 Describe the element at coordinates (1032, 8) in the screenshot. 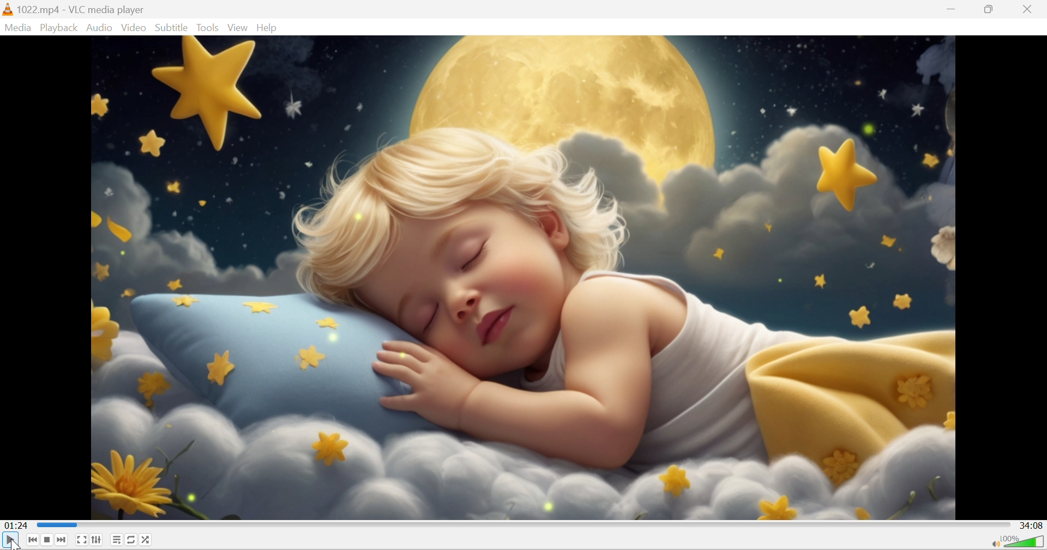

I see `Close` at that location.